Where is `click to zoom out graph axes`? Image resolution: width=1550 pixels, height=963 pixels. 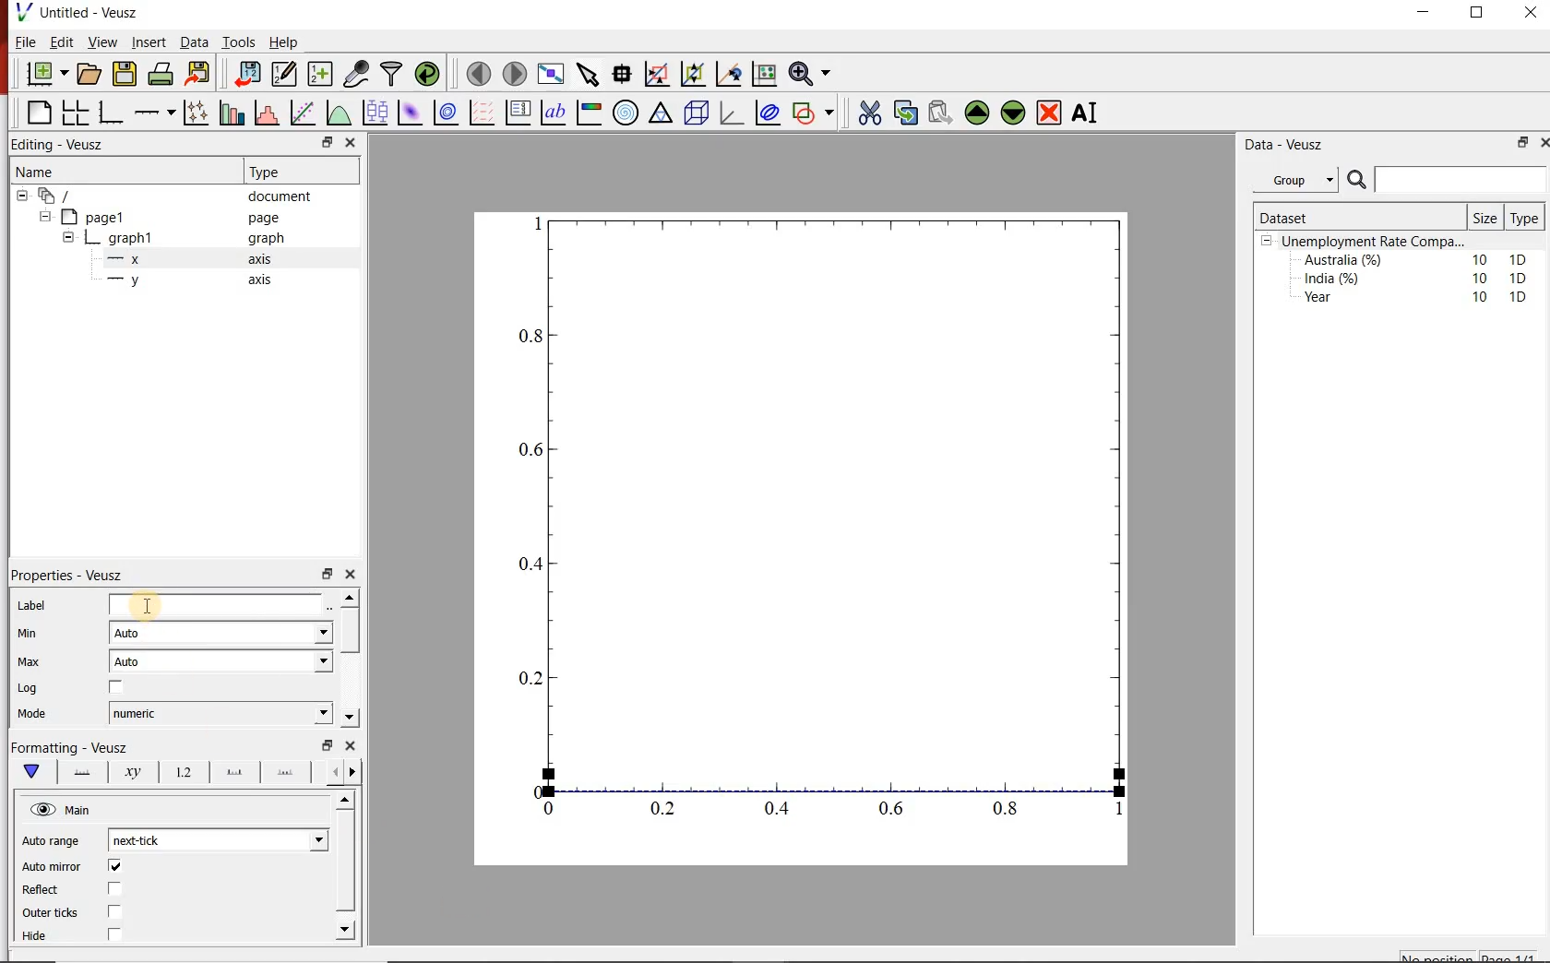 click to zoom out graph axes is located at coordinates (694, 72).